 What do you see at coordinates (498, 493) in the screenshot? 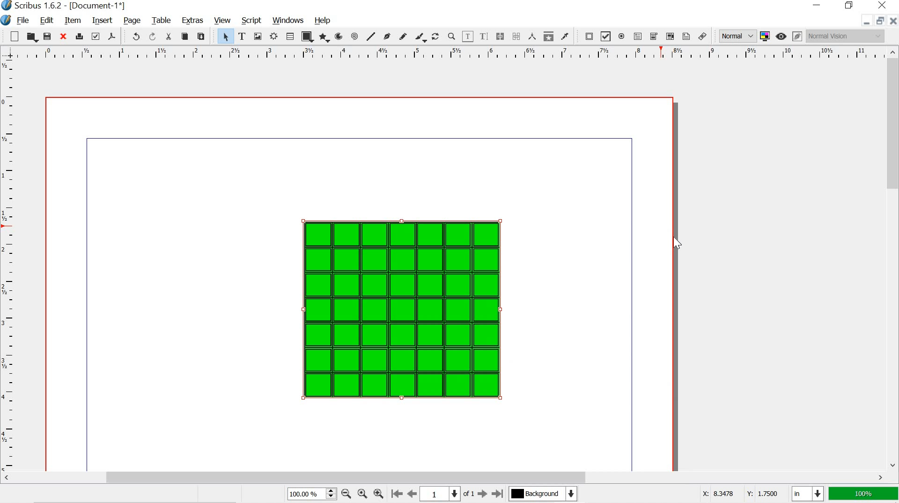
I see `go to the last page` at bounding box center [498, 493].